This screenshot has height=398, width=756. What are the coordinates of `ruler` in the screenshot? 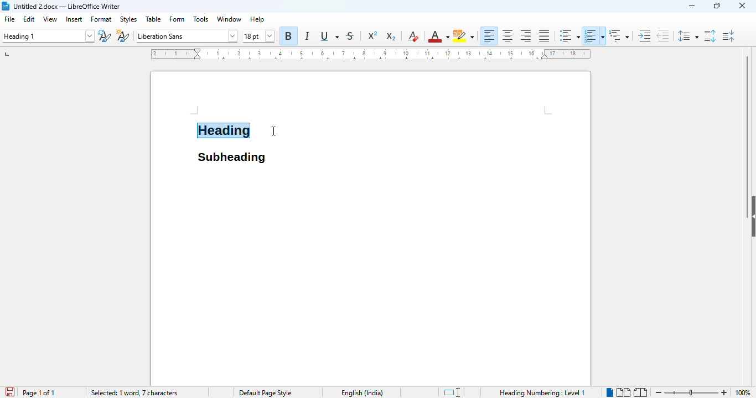 It's located at (370, 54).